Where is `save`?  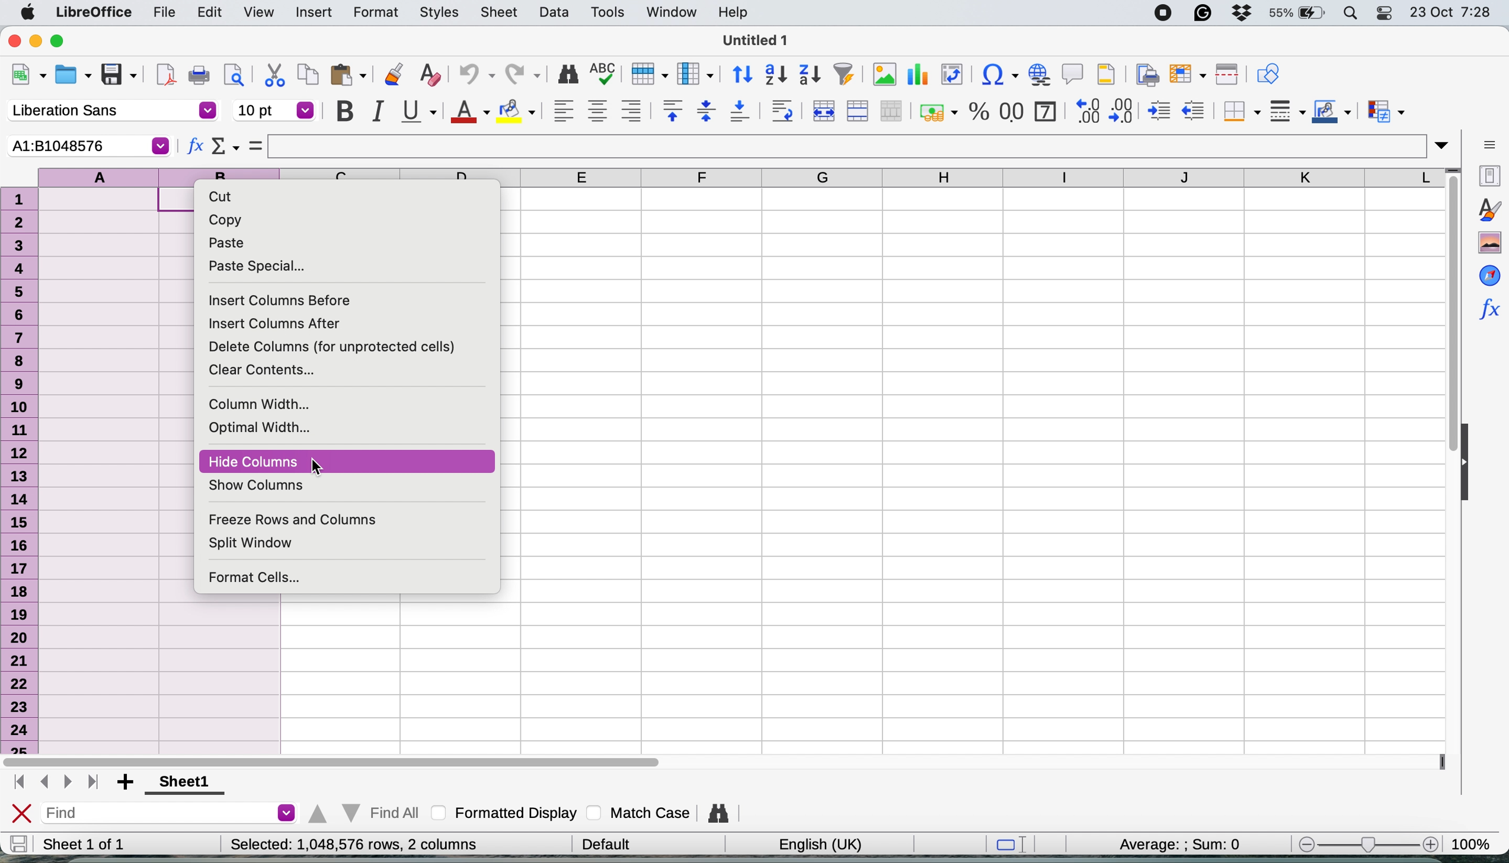 save is located at coordinates (120, 74).